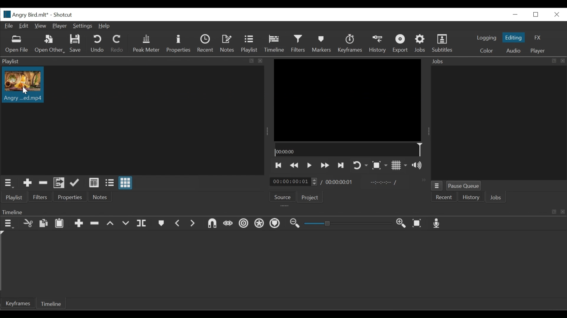 This screenshot has height=318, width=567. Describe the element at coordinates (44, 184) in the screenshot. I see `Remove cut` at that location.